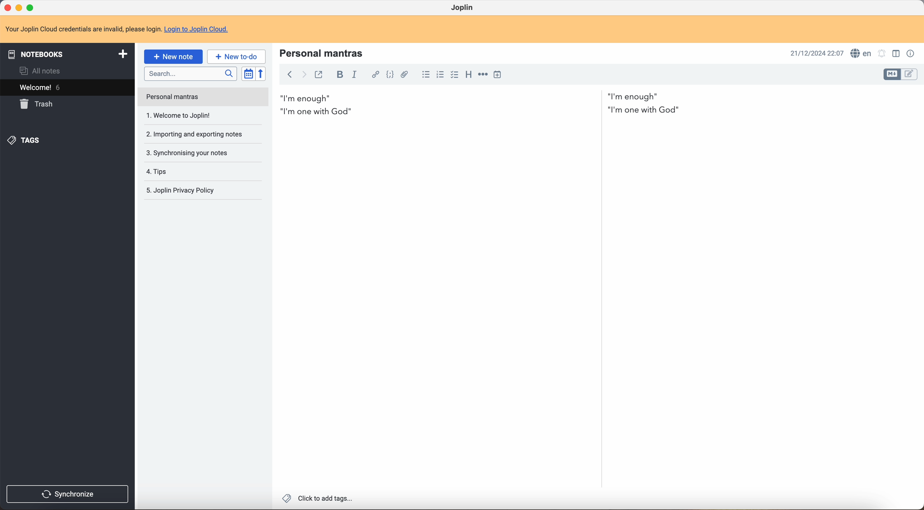 The width and height of the screenshot is (924, 510). I want to click on note, so click(118, 29).